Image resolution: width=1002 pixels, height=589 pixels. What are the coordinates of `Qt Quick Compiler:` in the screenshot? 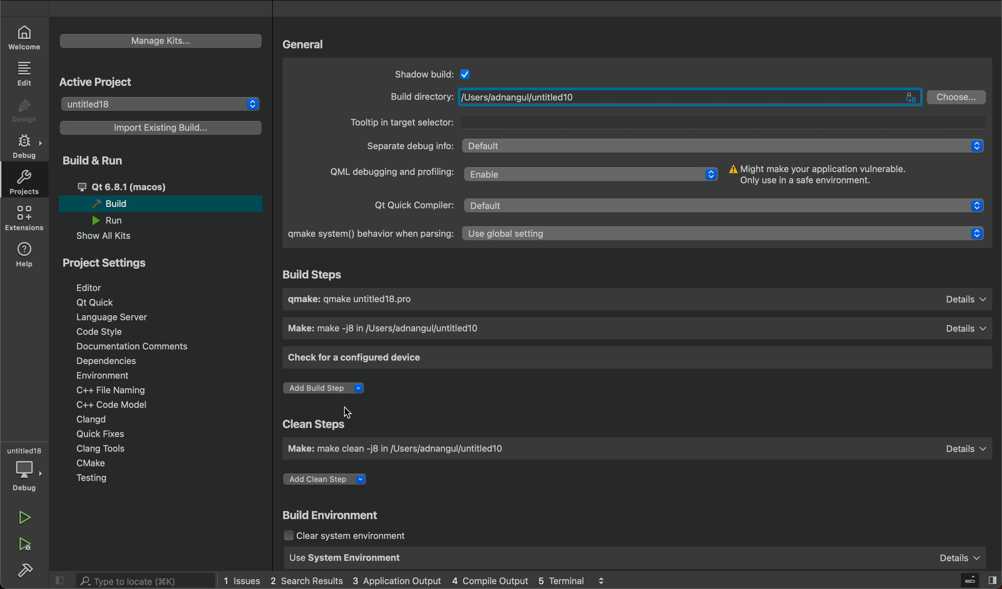 It's located at (411, 204).